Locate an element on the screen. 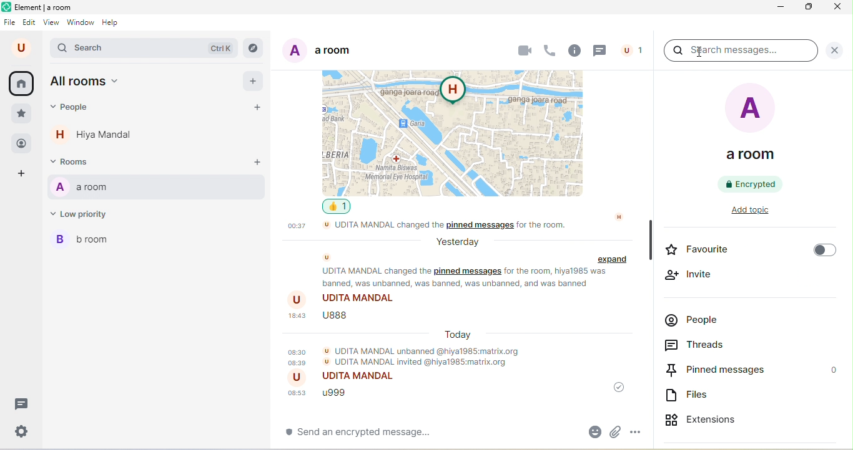 This screenshot has height=450, width=853. room info is located at coordinates (574, 51).